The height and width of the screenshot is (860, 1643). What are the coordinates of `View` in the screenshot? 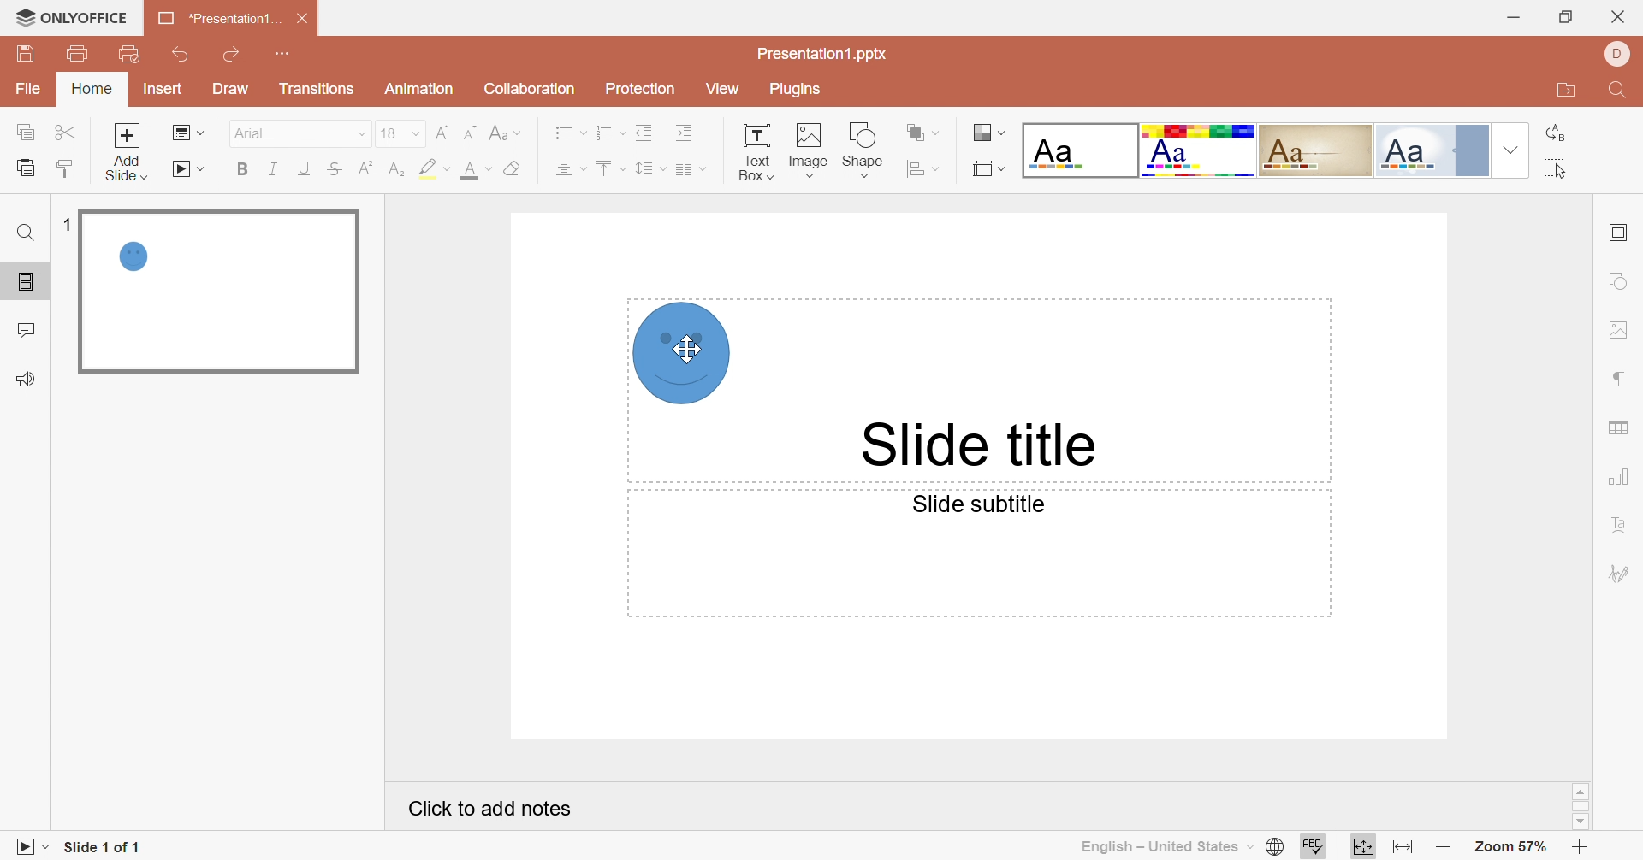 It's located at (721, 90).